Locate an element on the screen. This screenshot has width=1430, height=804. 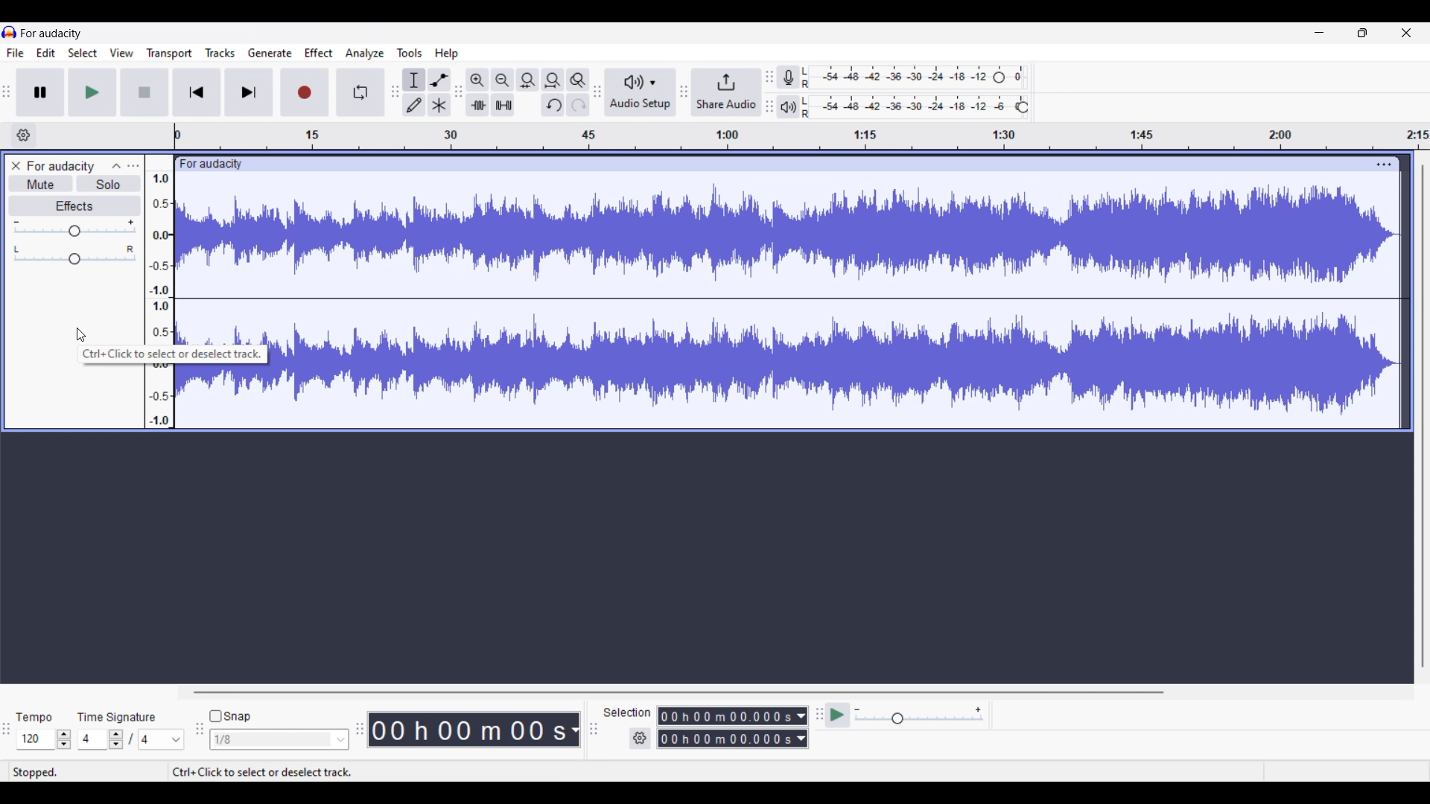
Open menu is located at coordinates (133, 166).